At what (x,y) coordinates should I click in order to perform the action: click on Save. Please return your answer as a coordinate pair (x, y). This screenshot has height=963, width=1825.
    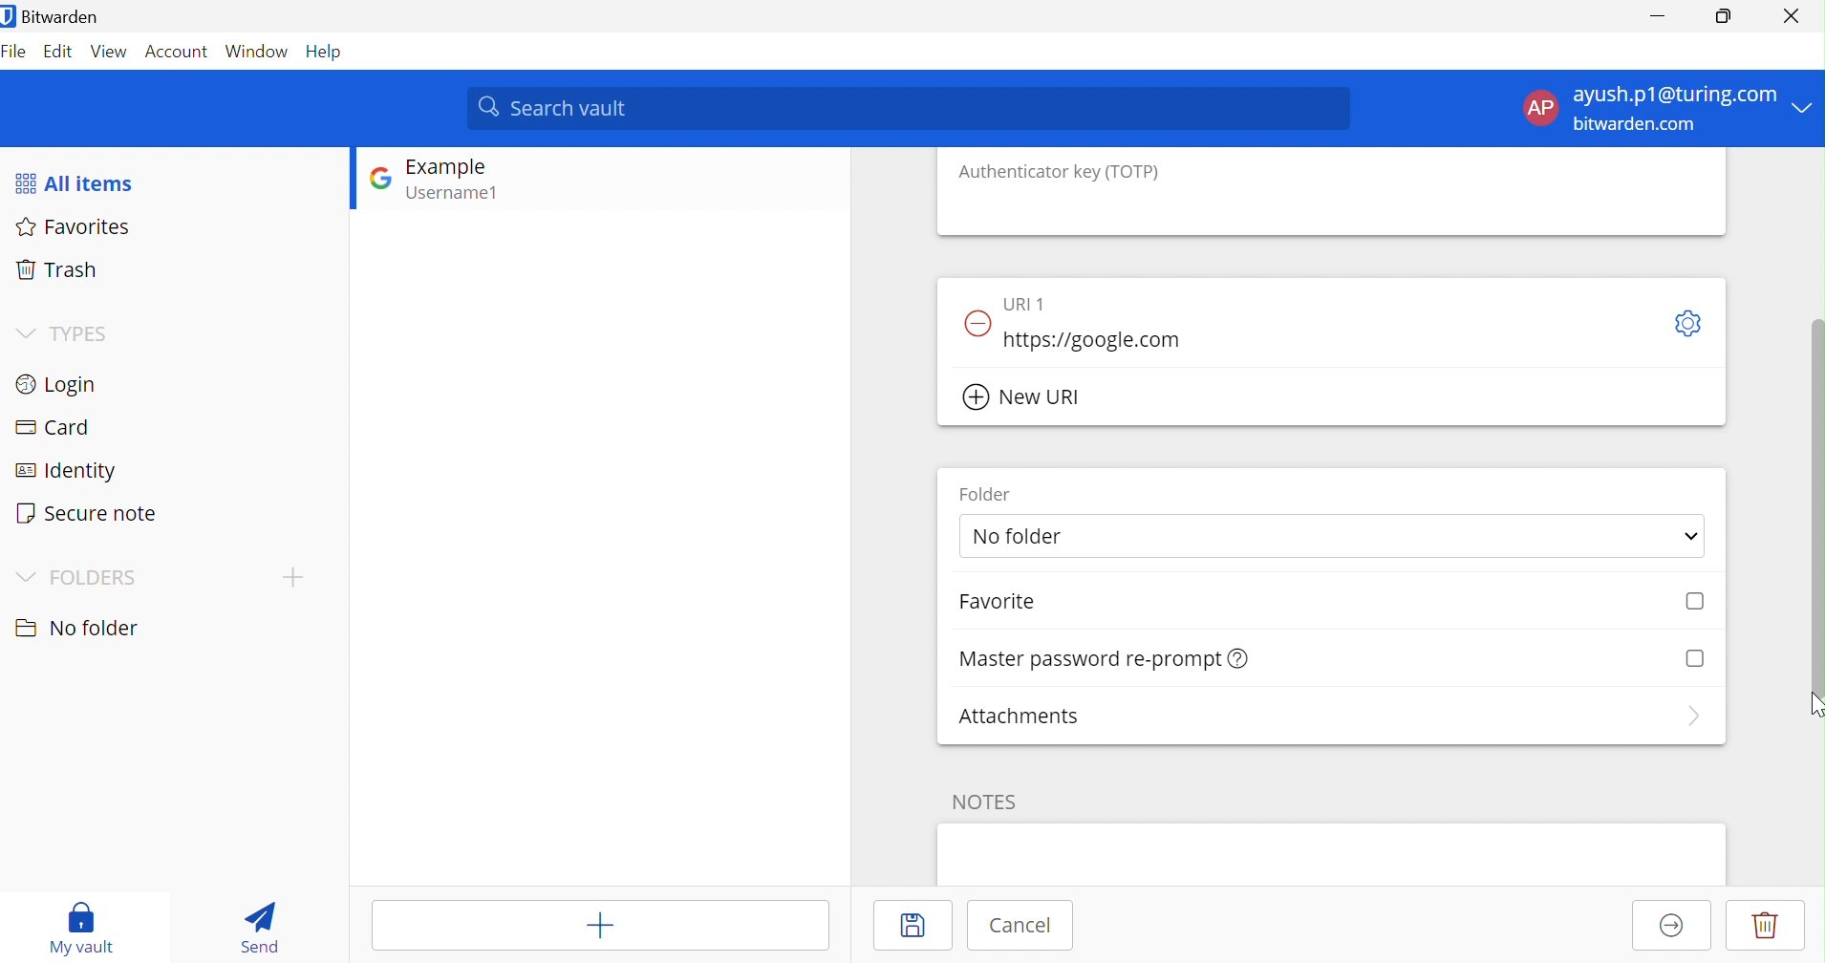
    Looking at the image, I should click on (915, 925).